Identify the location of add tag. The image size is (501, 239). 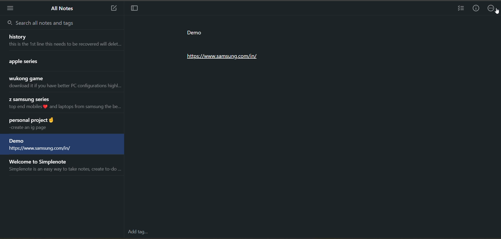
(138, 232).